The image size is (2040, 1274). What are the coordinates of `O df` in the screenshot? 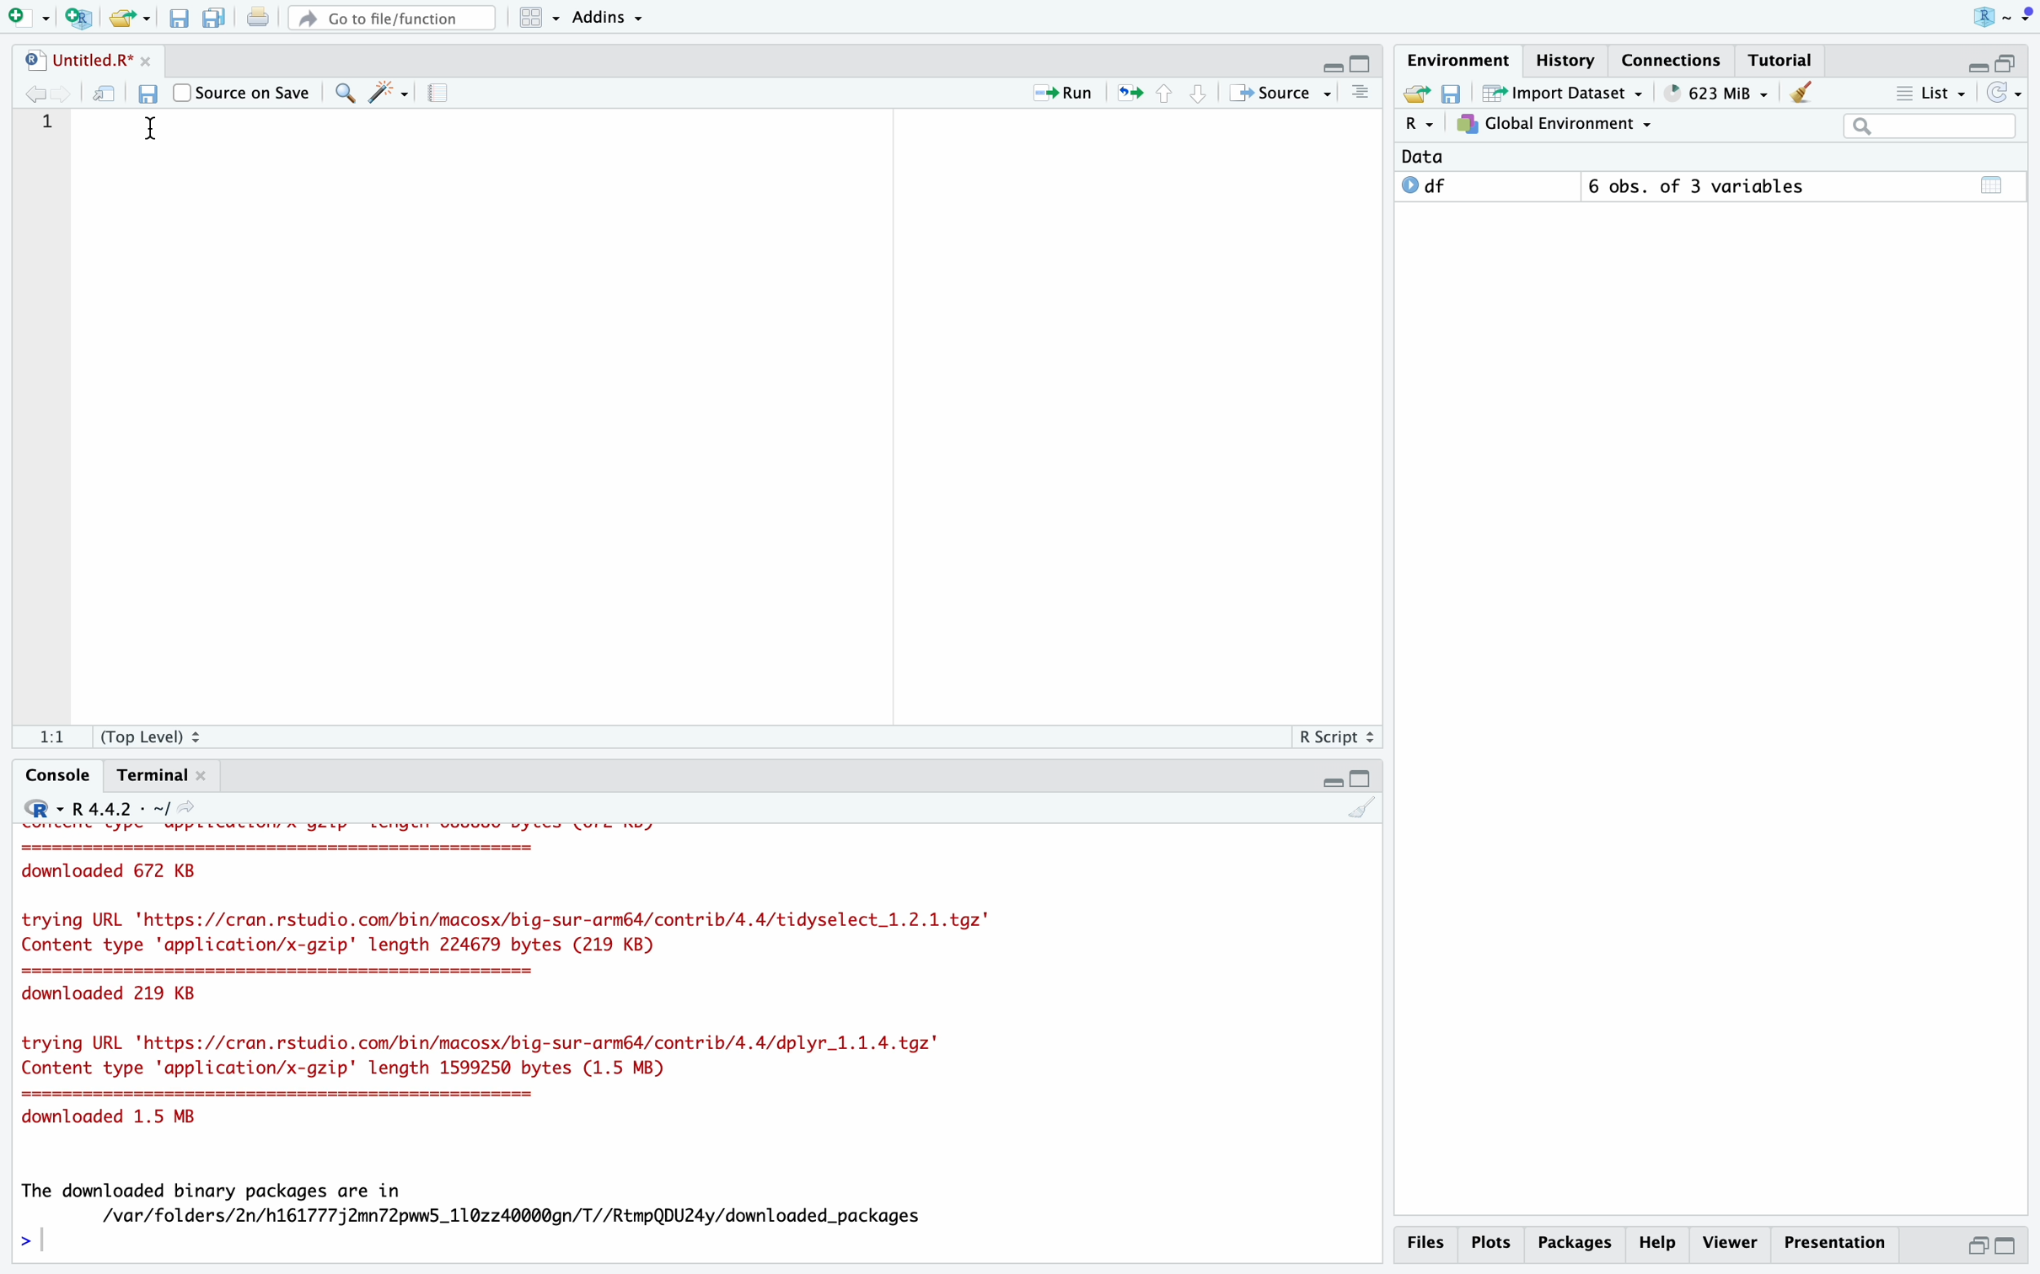 It's located at (1487, 186).